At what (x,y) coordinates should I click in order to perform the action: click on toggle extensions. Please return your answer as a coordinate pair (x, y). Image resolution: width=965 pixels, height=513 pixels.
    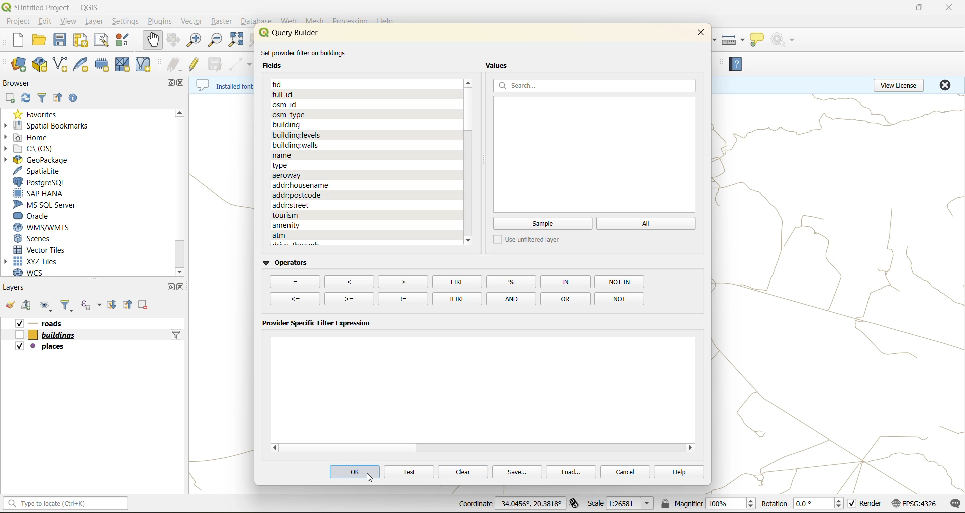
    Looking at the image, I should click on (573, 504).